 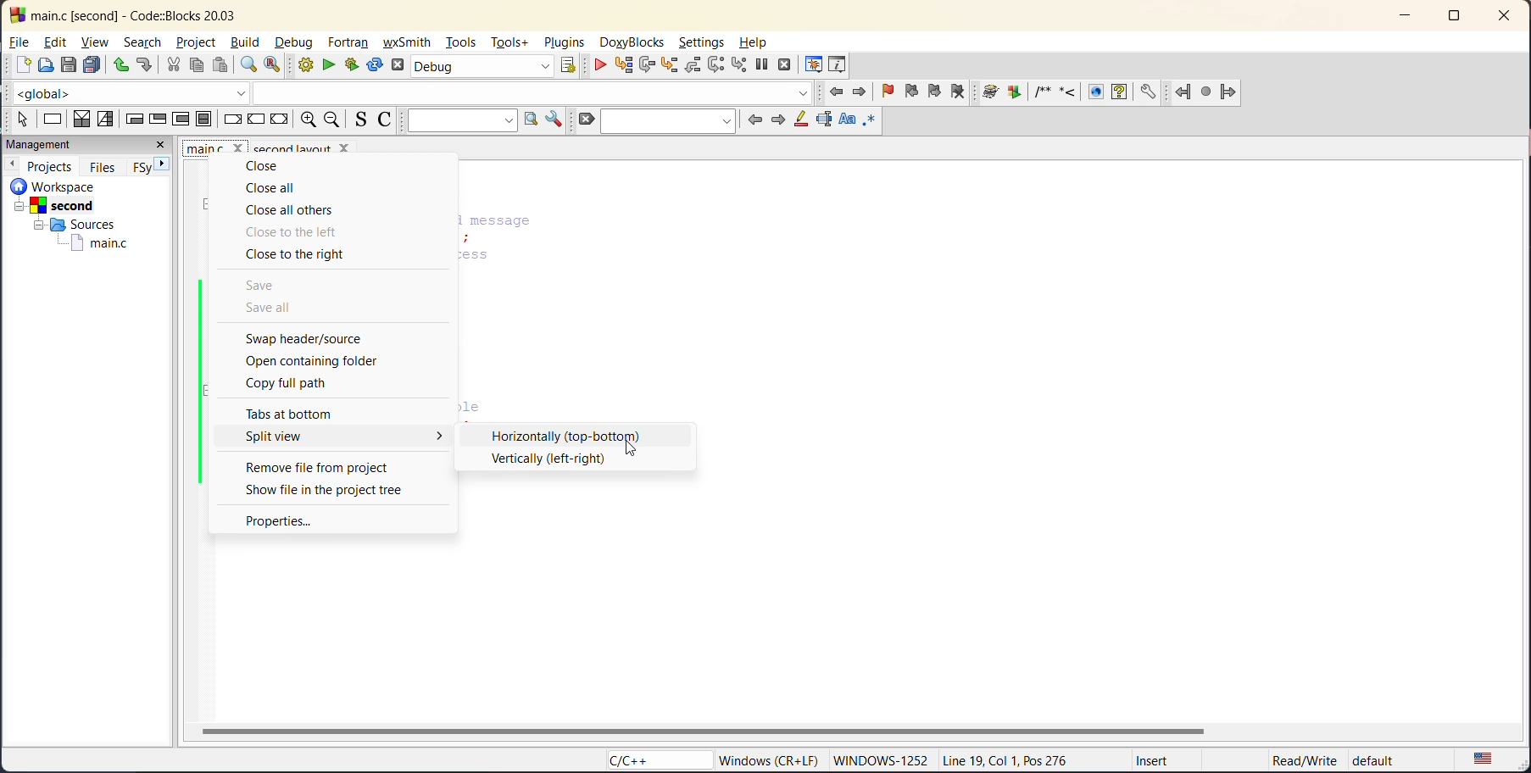 What do you see at coordinates (65, 204) in the screenshot?
I see `Second` at bounding box center [65, 204].